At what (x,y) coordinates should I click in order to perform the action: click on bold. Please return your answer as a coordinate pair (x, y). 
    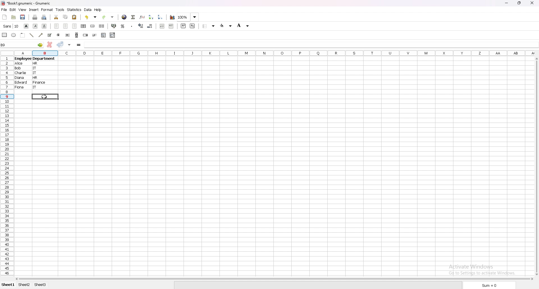
    Looking at the image, I should click on (26, 26).